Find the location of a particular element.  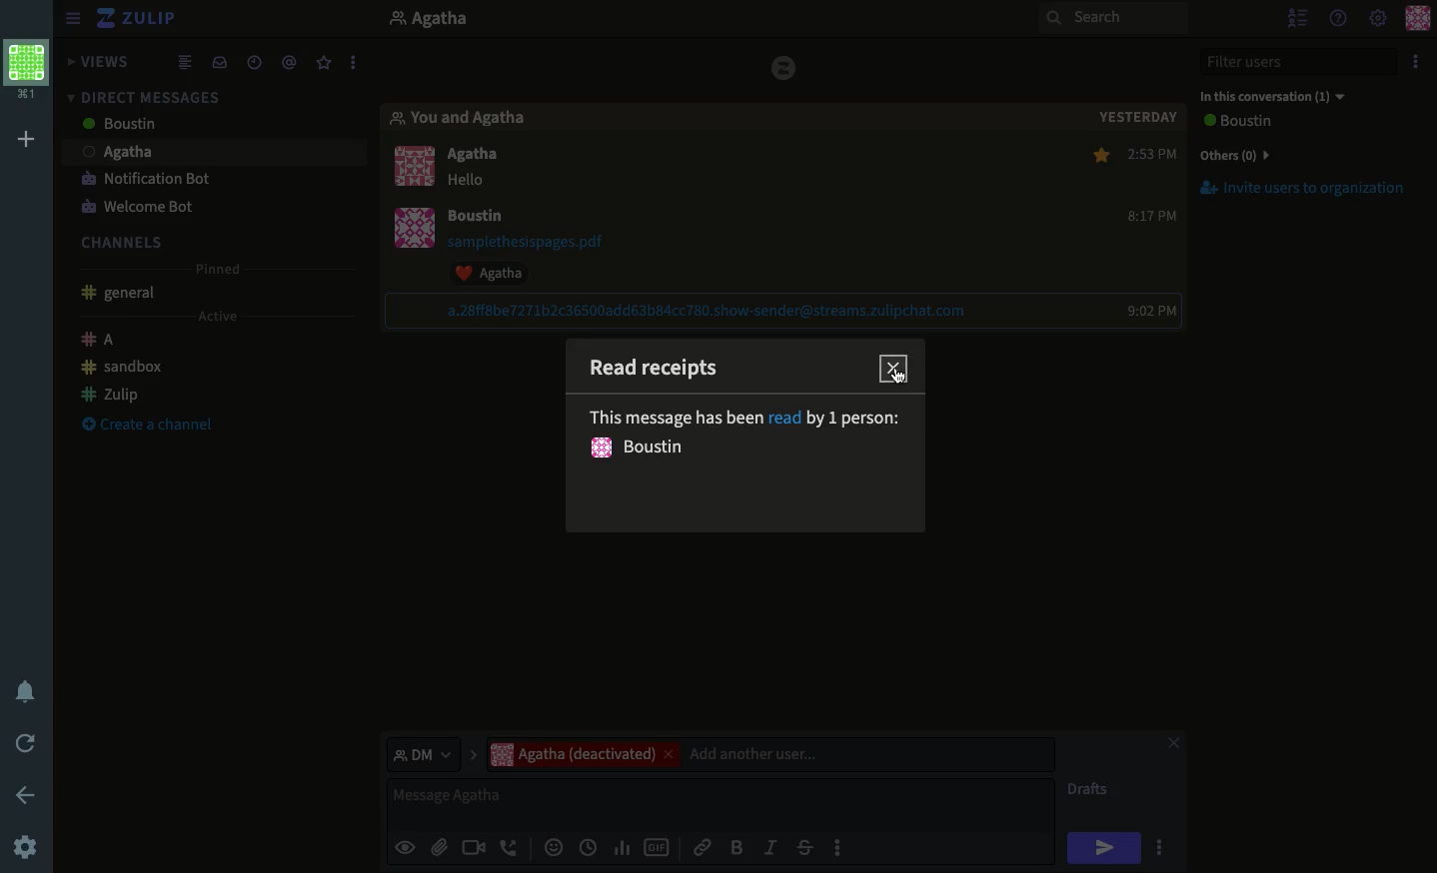

Strikethrough is located at coordinates (804, 847).